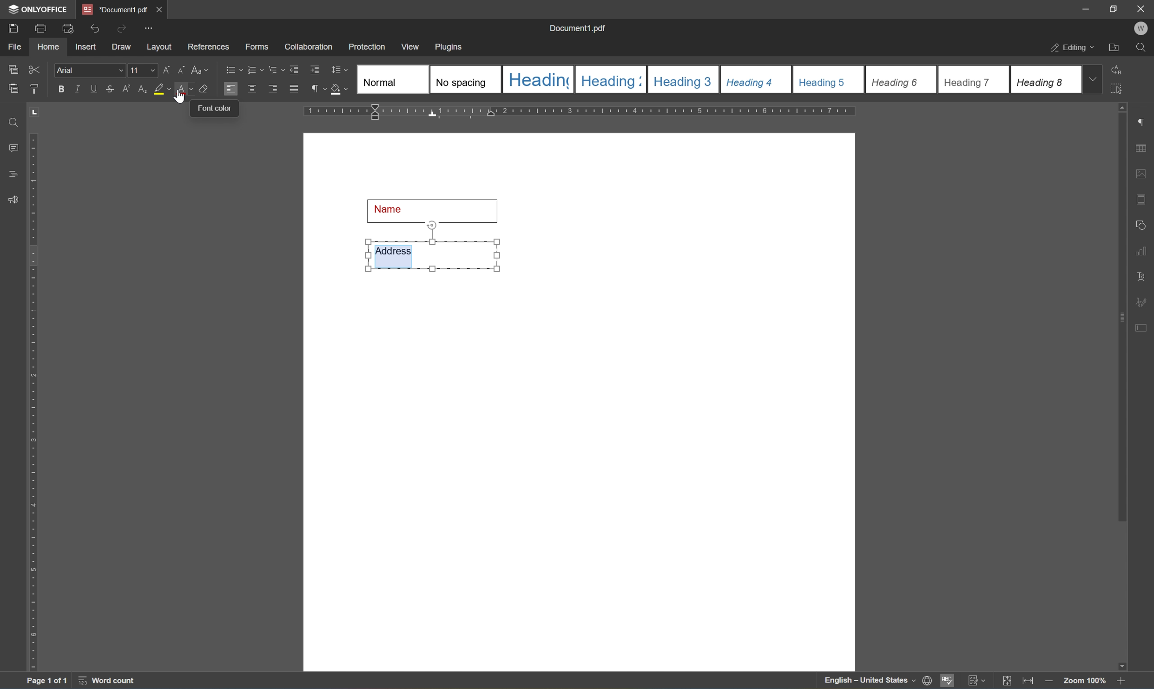 The height and width of the screenshot is (689, 1154). What do you see at coordinates (206, 90) in the screenshot?
I see `clear style` at bounding box center [206, 90].